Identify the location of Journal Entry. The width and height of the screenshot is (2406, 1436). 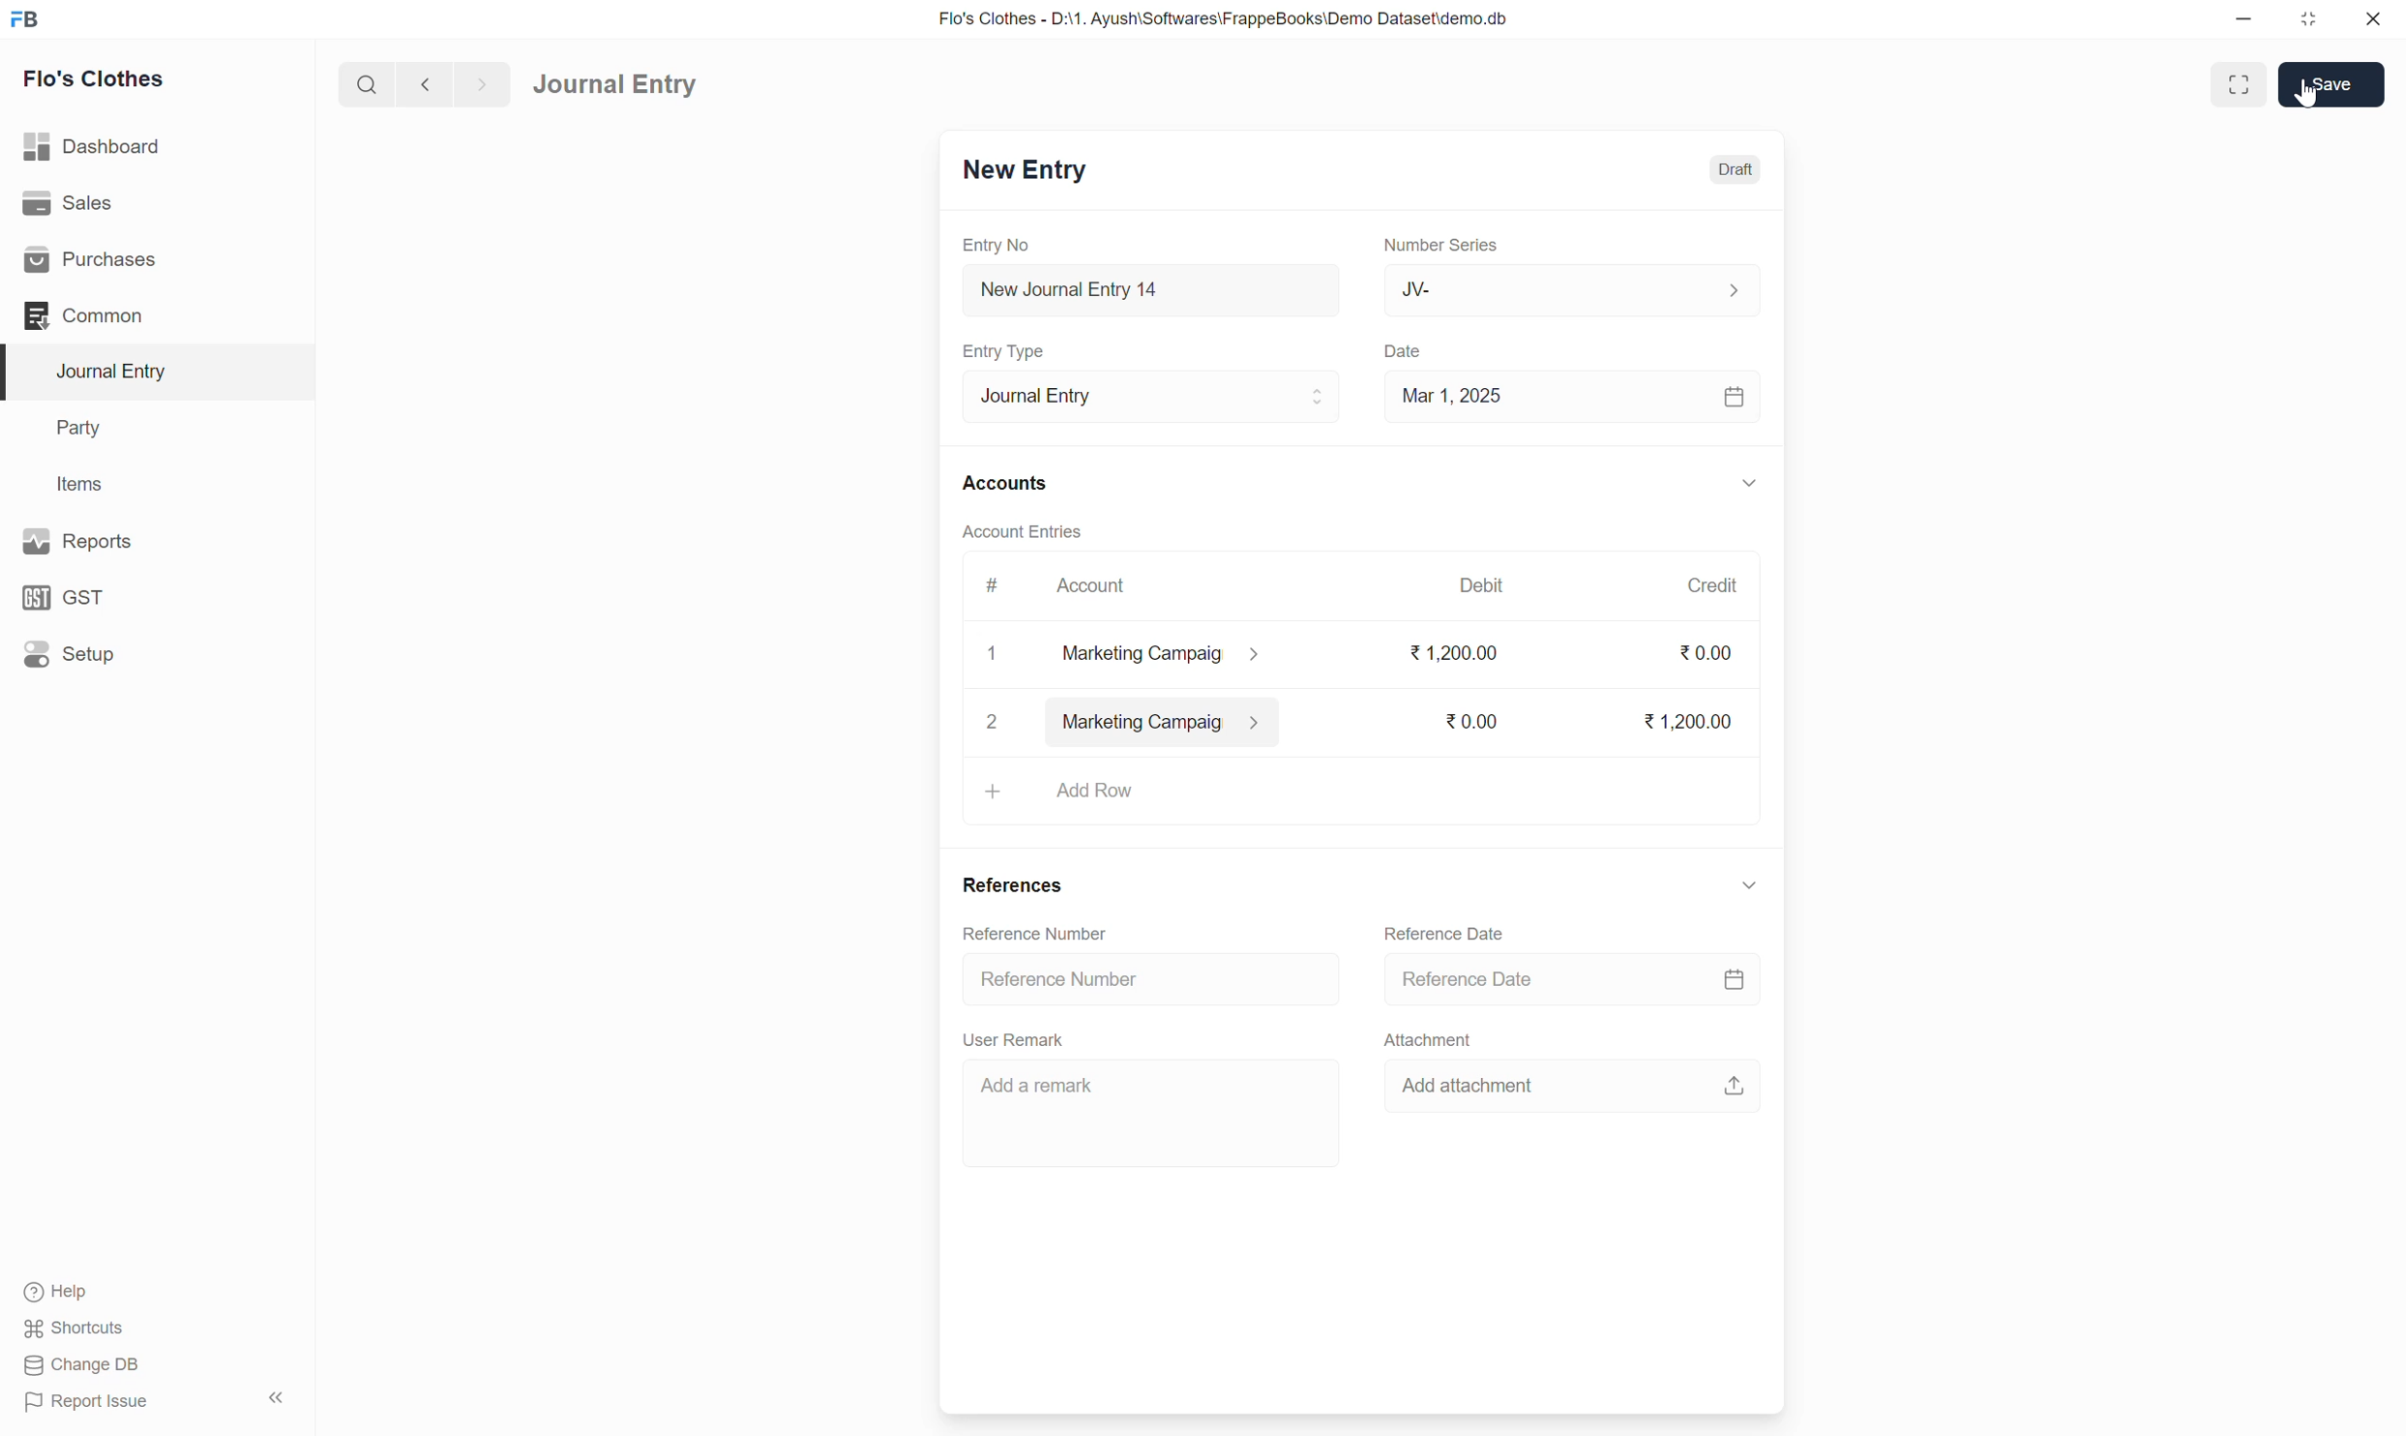
(1151, 395).